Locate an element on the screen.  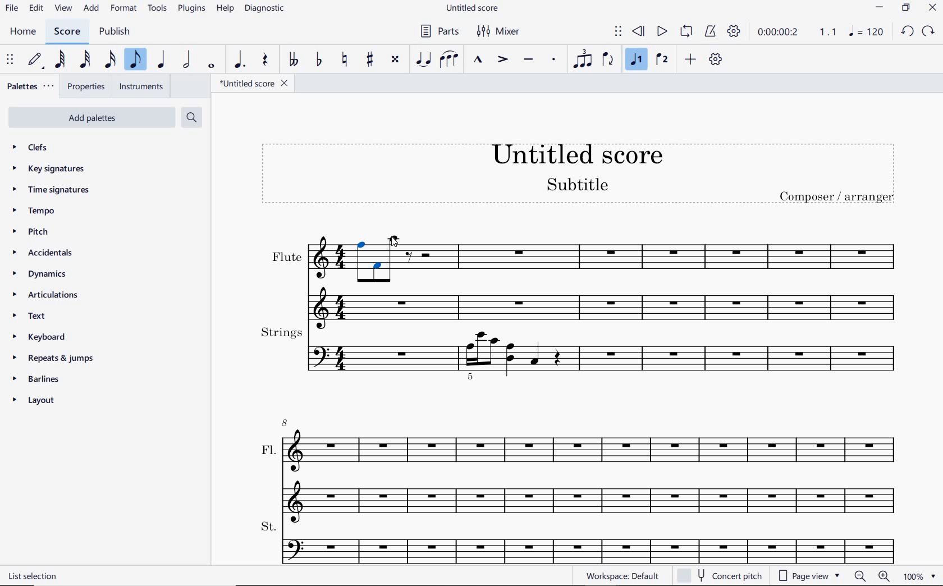
title is located at coordinates (582, 177).